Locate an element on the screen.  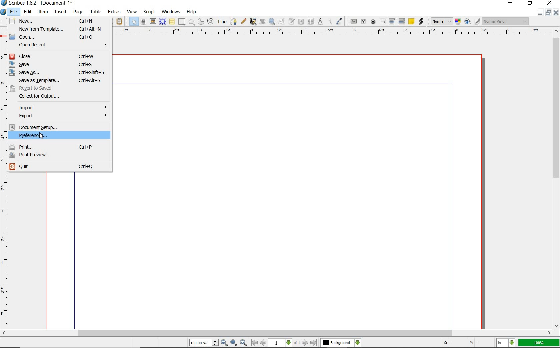
QUIT is located at coordinates (60, 168).